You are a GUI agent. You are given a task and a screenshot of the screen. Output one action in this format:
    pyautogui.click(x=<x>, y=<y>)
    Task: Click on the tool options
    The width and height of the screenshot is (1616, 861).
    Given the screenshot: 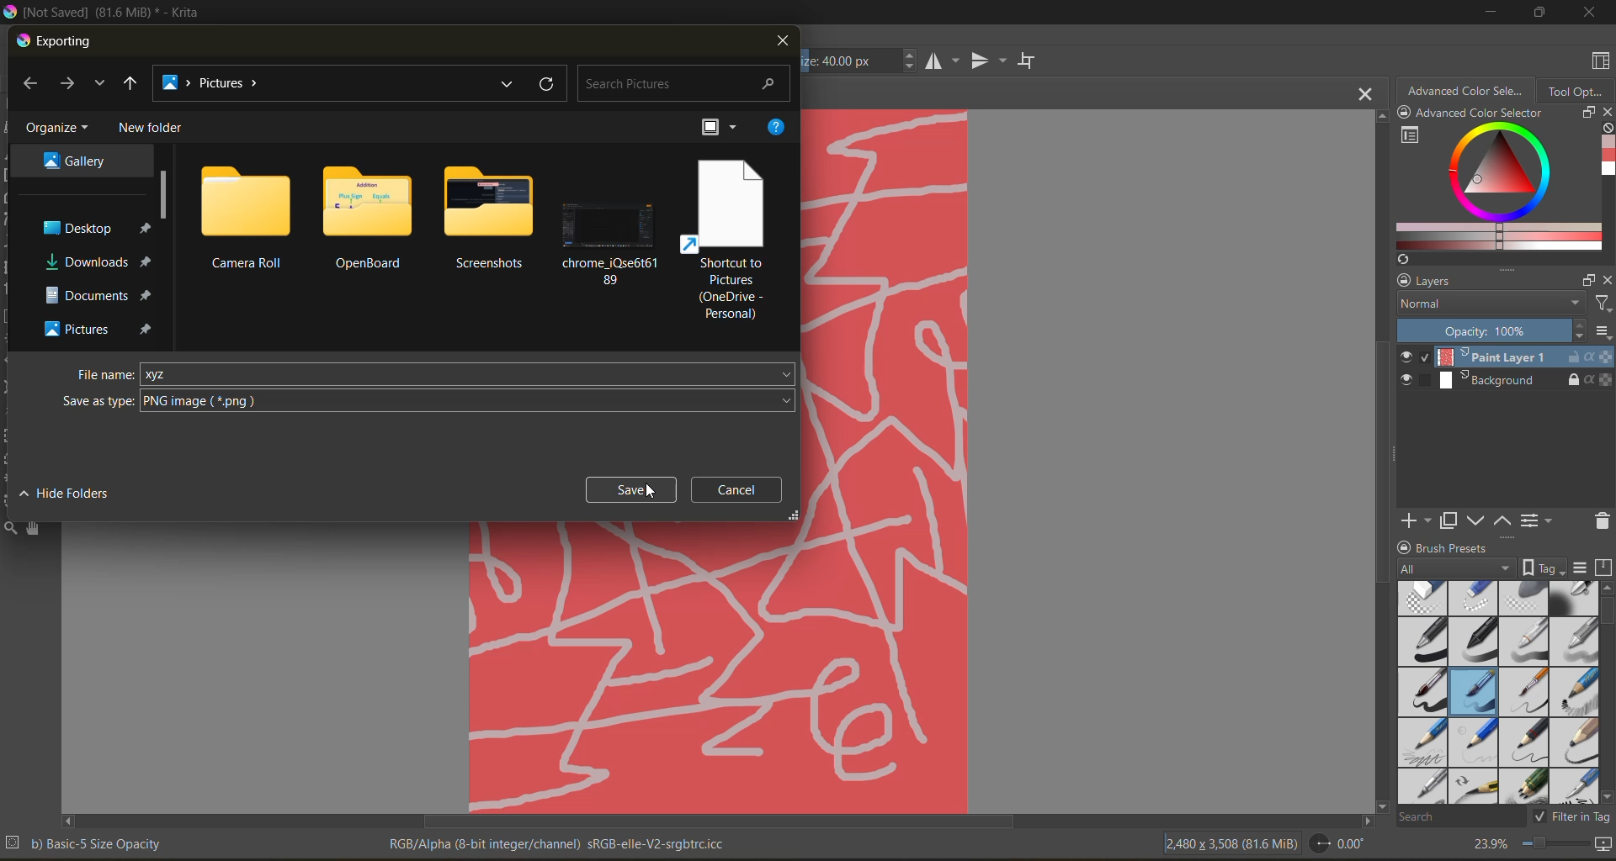 What is the action you would take?
    pyautogui.click(x=1576, y=90)
    